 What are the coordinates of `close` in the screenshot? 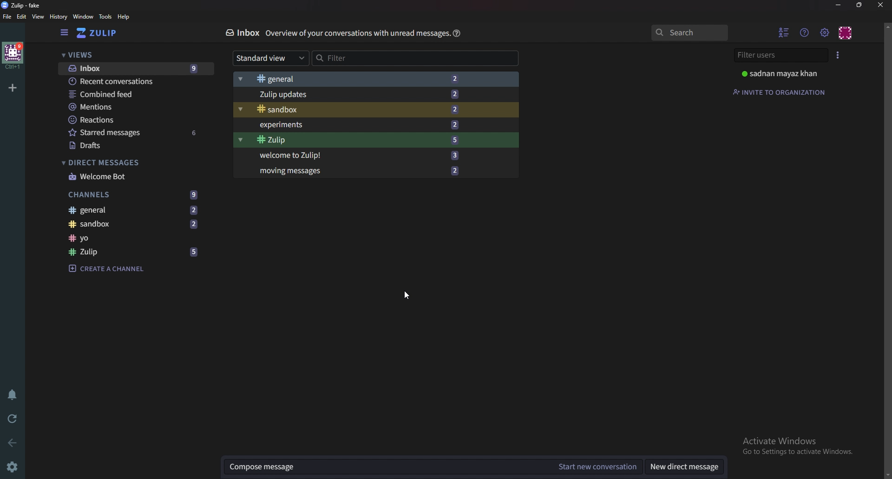 It's located at (880, 5).